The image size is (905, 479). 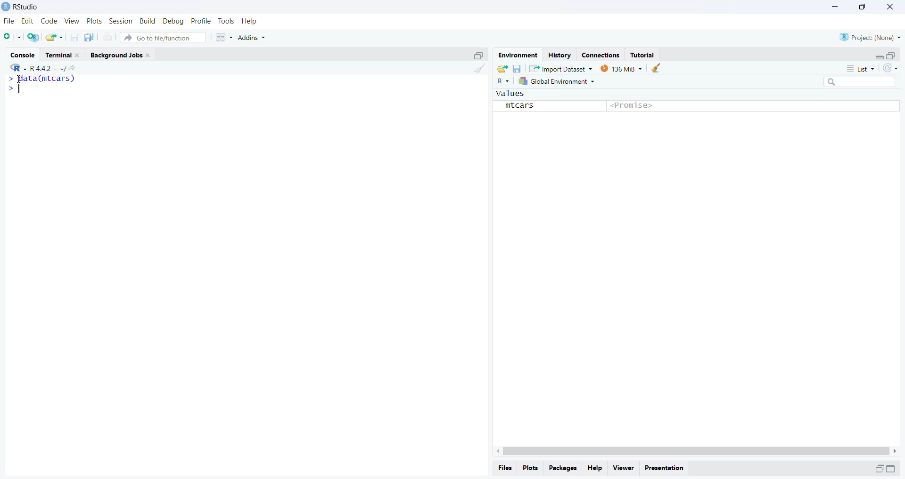 I want to click on View, so click(x=623, y=467).